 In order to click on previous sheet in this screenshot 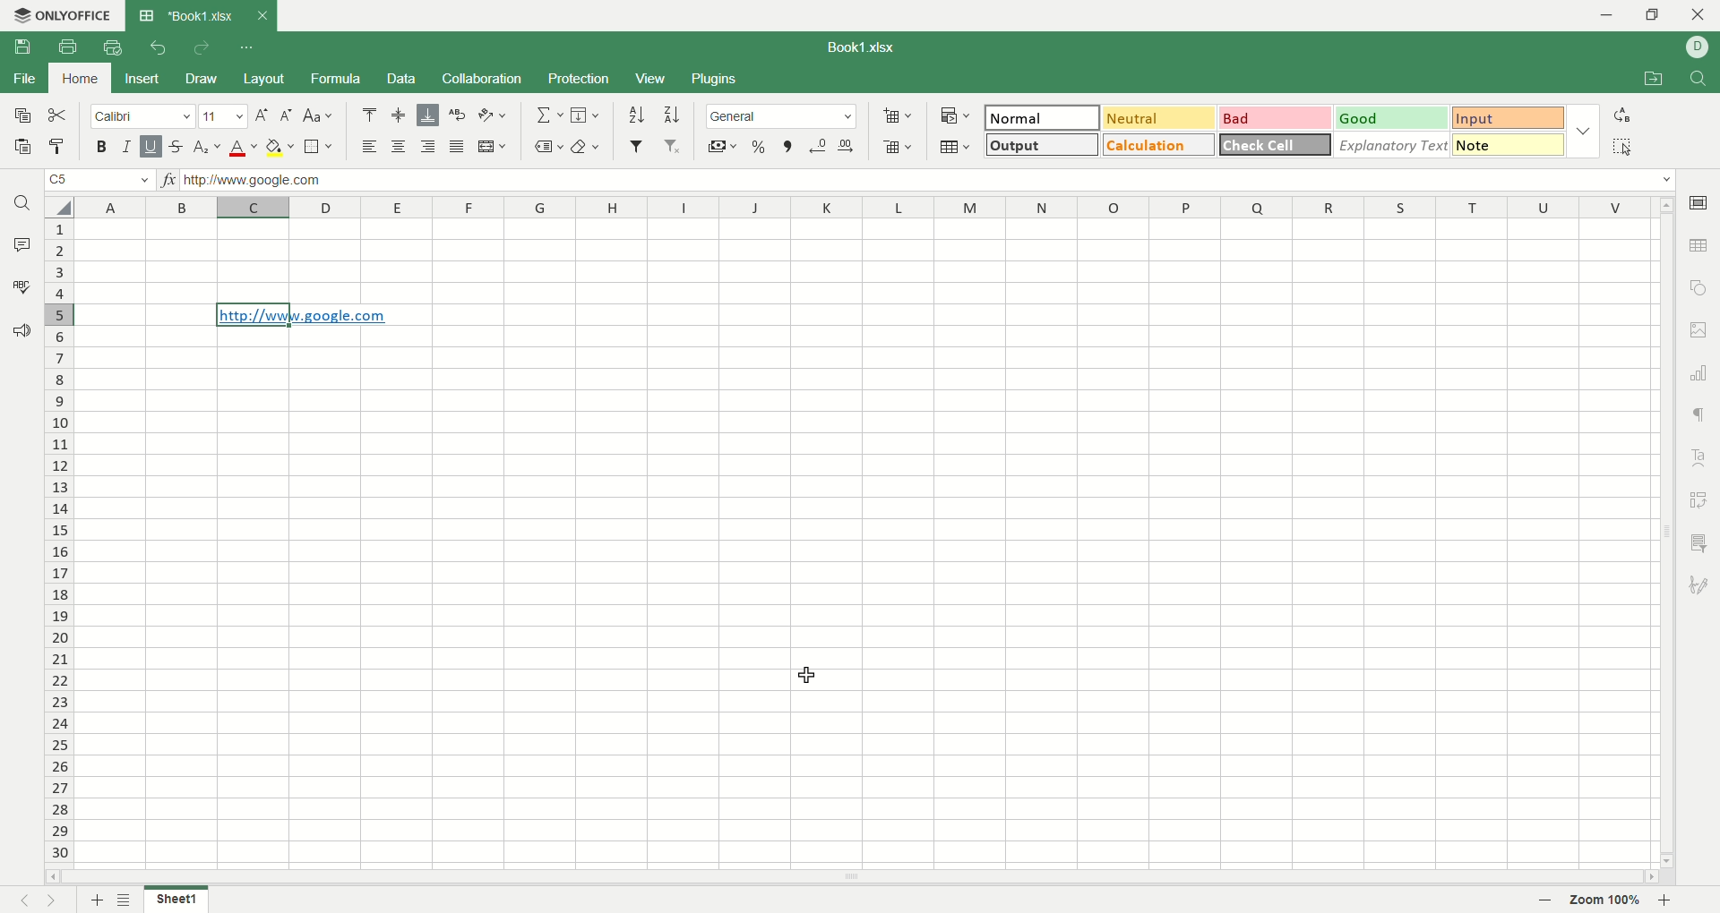, I will do `click(17, 902)`.